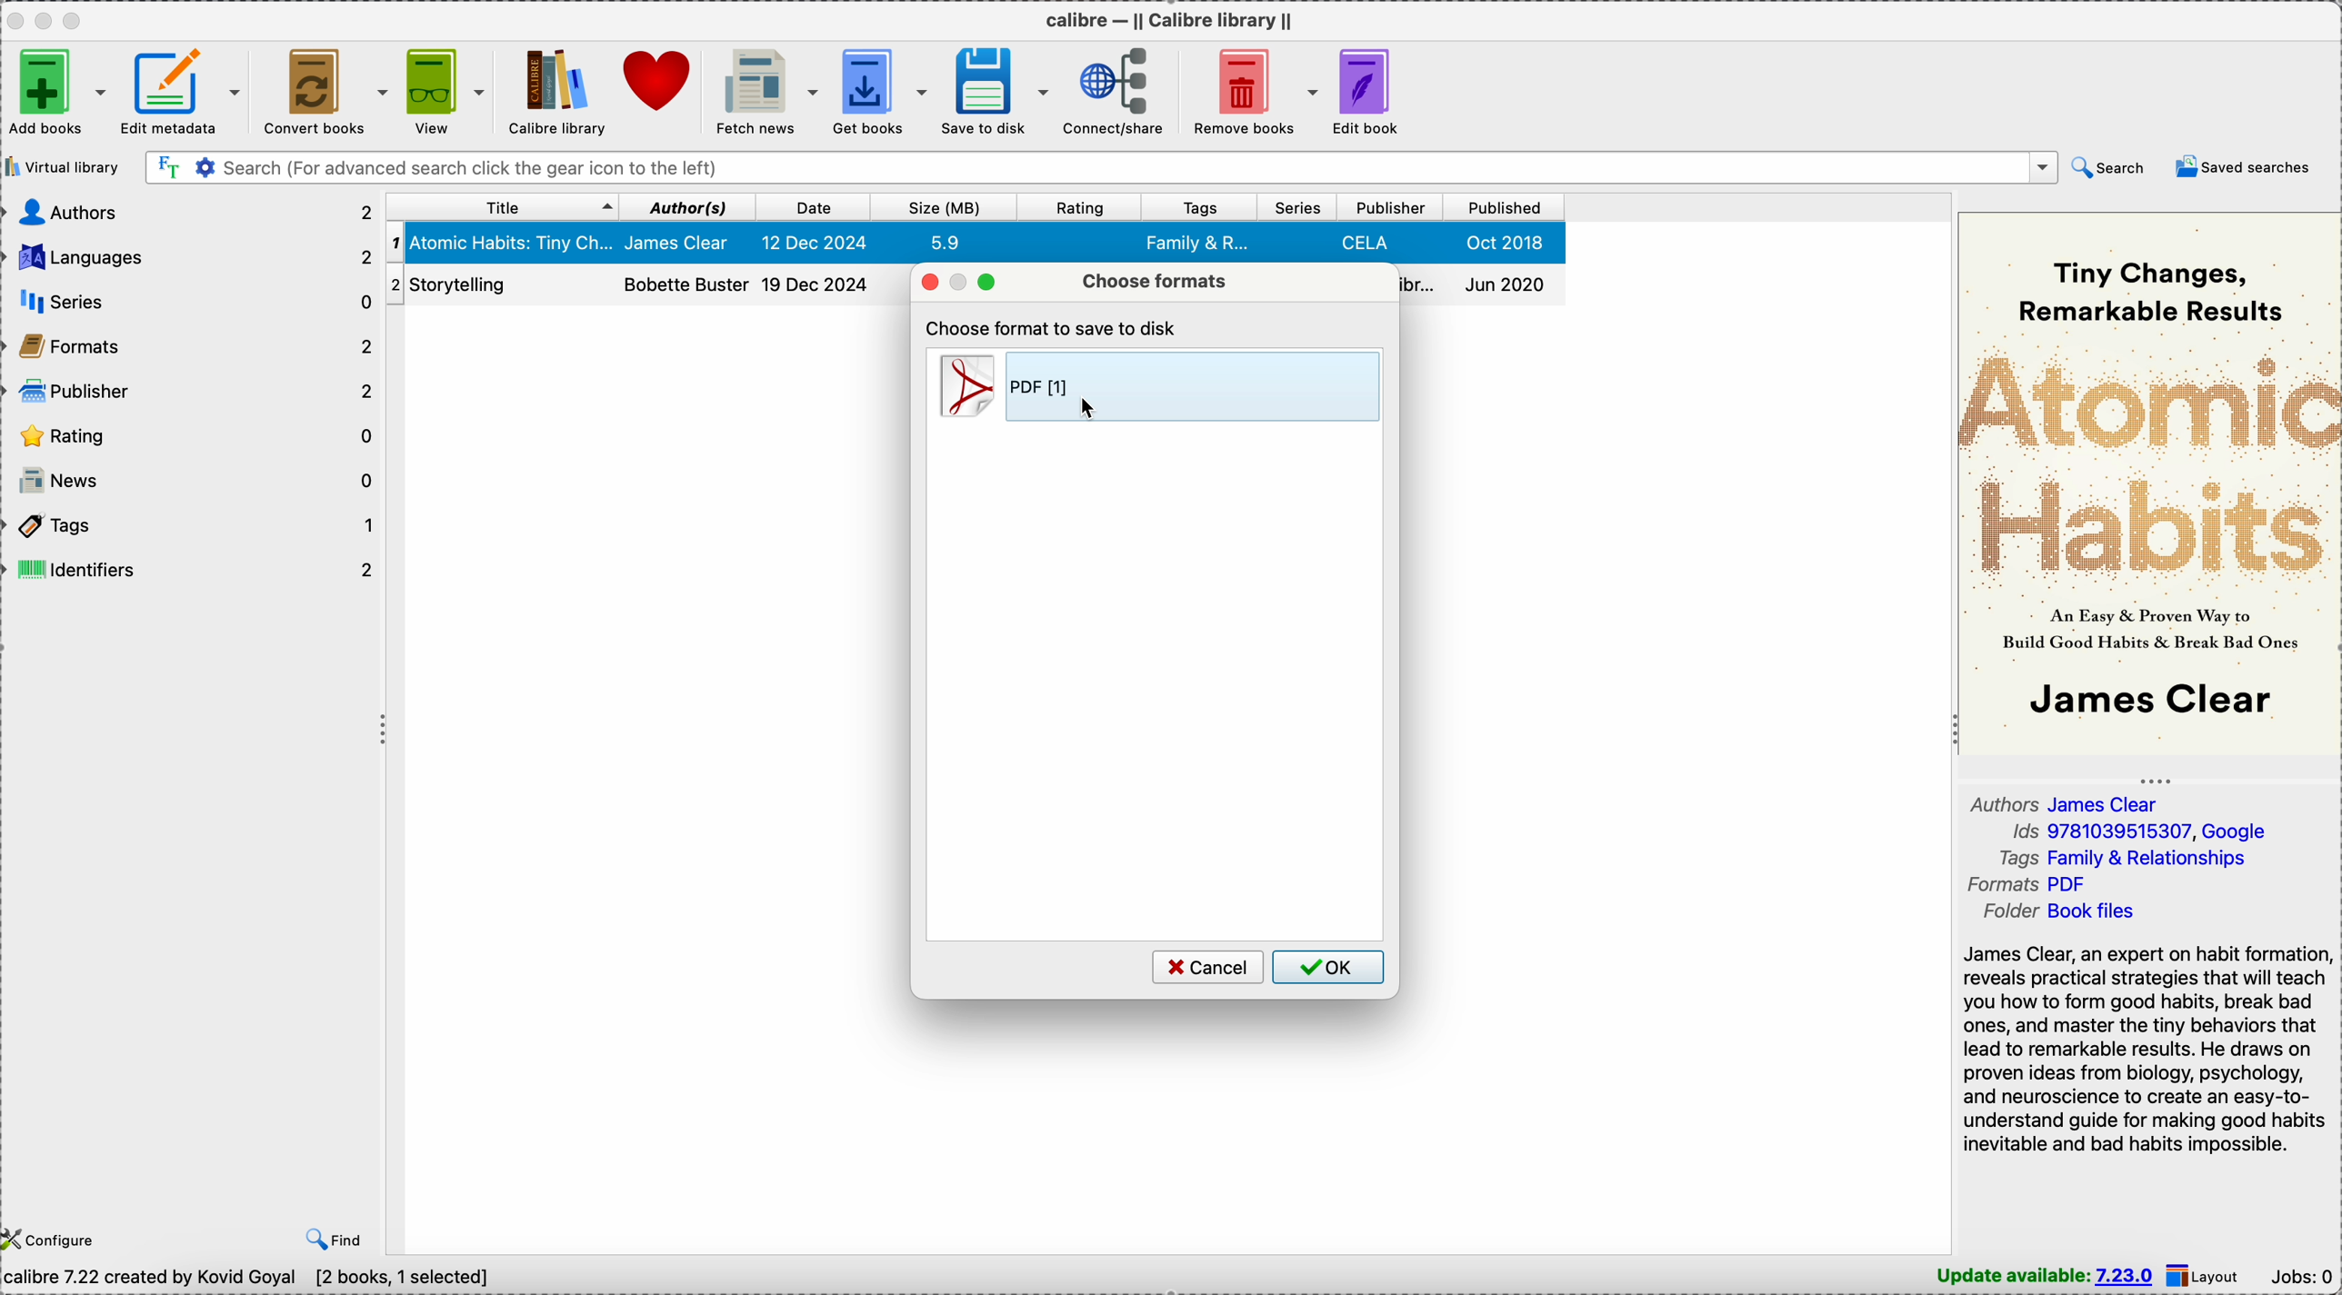  Describe the element at coordinates (2140, 832) in the screenshot. I see `Ids 9781039515307, Google` at that location.